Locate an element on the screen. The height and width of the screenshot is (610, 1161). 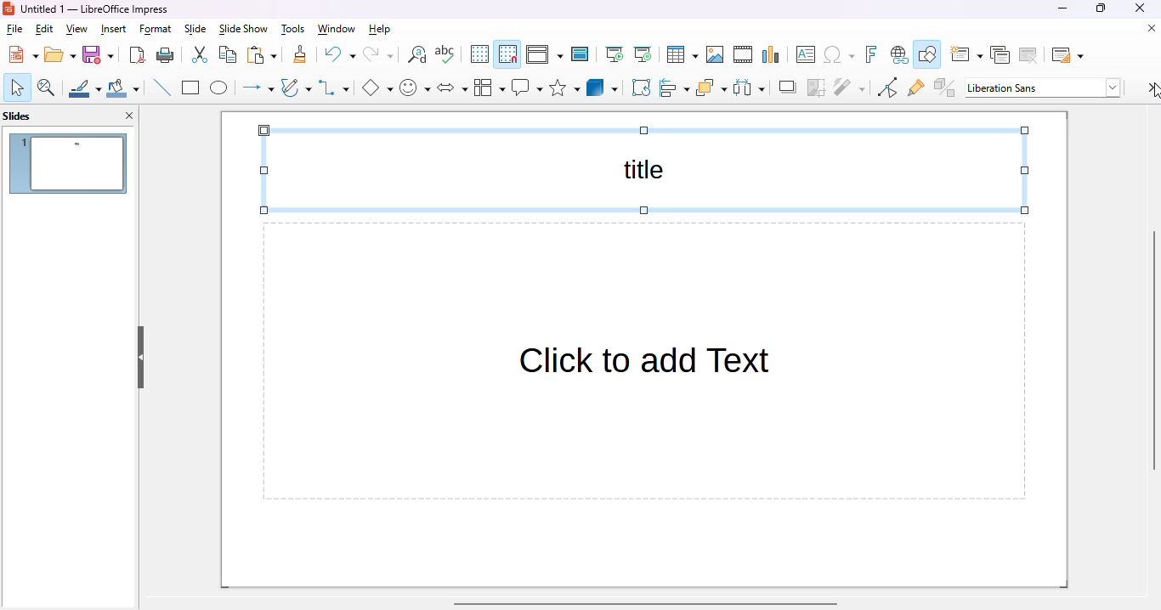
redo is located at coordinates (378, 54).